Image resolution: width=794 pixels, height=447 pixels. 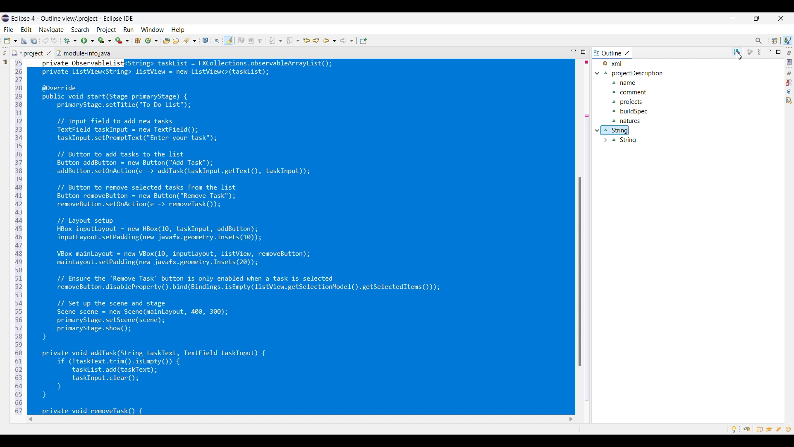 I want to click on Run options, so click(x=88, y=41).